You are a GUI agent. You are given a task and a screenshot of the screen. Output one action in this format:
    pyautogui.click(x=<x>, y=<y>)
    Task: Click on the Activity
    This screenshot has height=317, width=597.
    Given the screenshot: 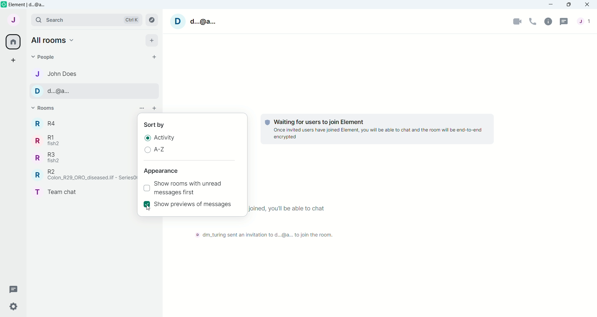 What is the action you would take?
    pyautogui.click(x=167, y=138)
    